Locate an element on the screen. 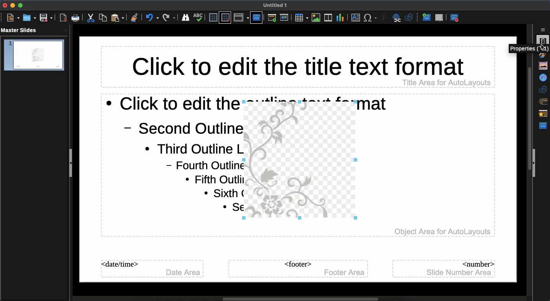  cursor is located at coordinates (542, 47).